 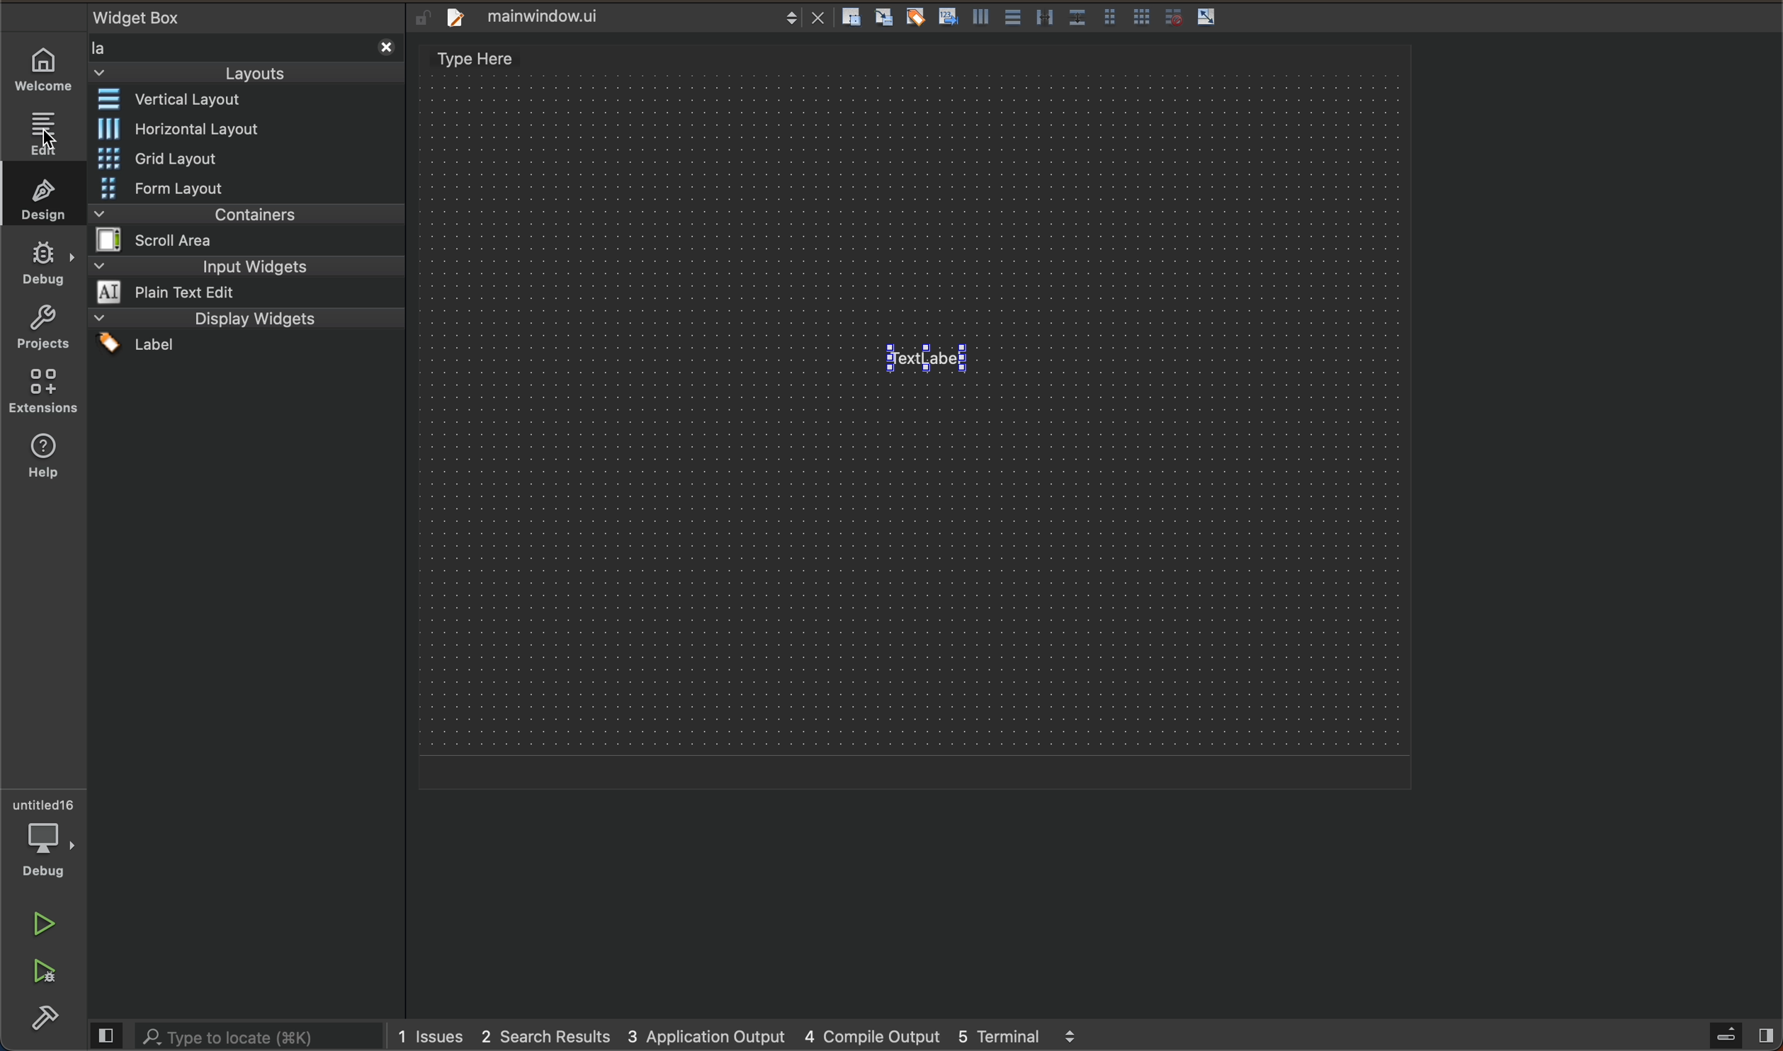 What do you see at coordinates (43, 391) in the screenshot?
I see `extensions` at bounding box center [43, 391].